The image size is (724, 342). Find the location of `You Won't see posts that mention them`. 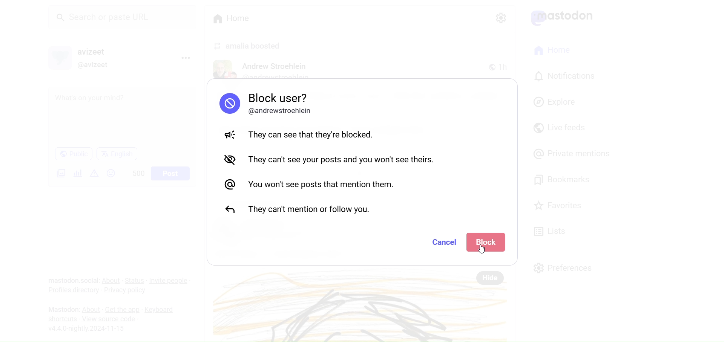

You Won't see posts that mention them is located at coordinates (363, 185).